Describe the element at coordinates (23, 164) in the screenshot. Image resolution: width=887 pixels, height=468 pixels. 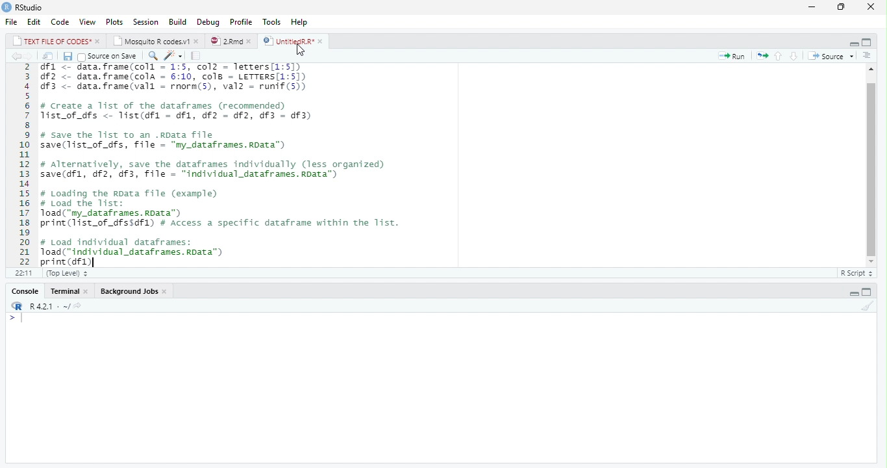
I see `Line number` at that location.